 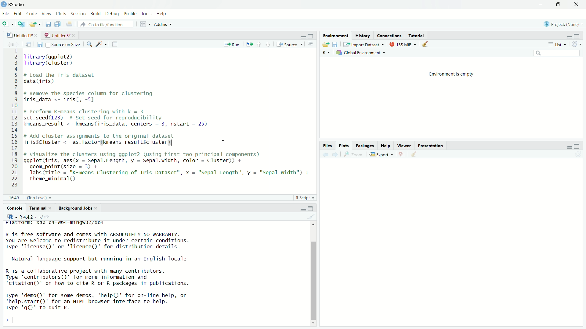 What do you see at coordinates (17, 43) in the screenshot?
I see `go forward to the next source location` at bounding box center [17, 43].